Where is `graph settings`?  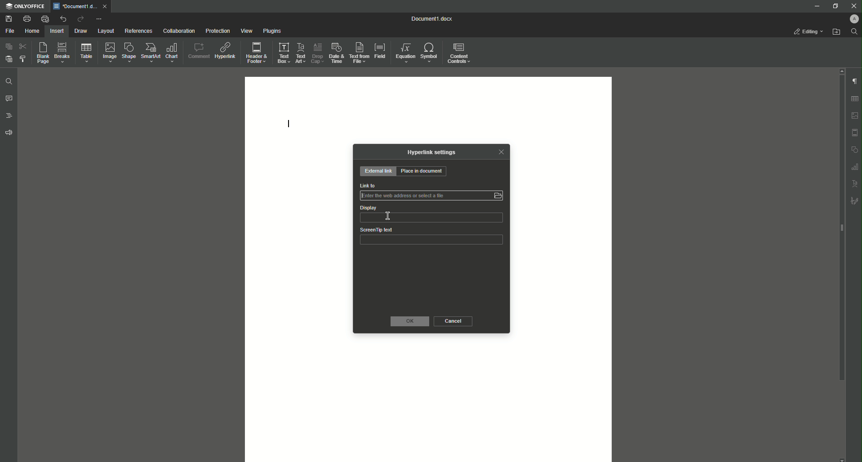
graph settings is located at coordinates (856, 167).